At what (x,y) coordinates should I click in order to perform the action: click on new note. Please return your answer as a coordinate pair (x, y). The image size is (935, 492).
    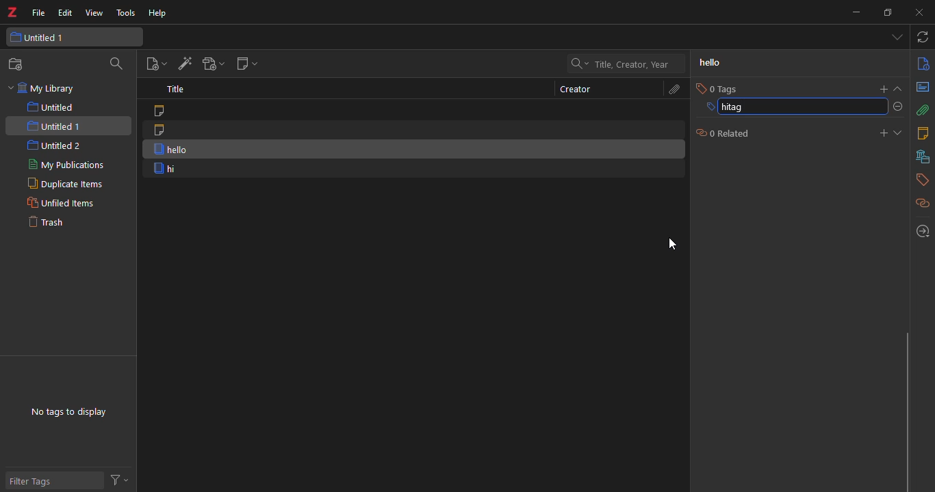
    Looking at the image, I should click on (247, 66).